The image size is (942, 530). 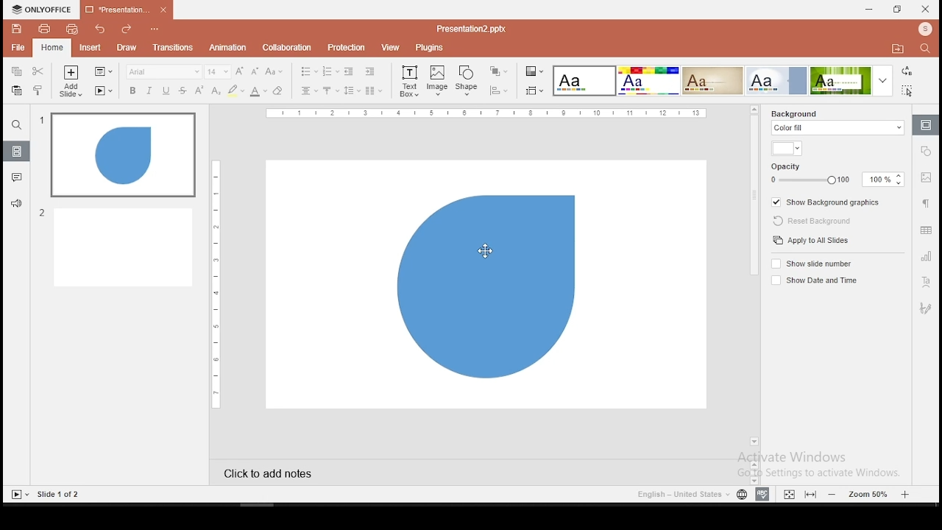 I want to click on subscript, so click(x=216, y=91).